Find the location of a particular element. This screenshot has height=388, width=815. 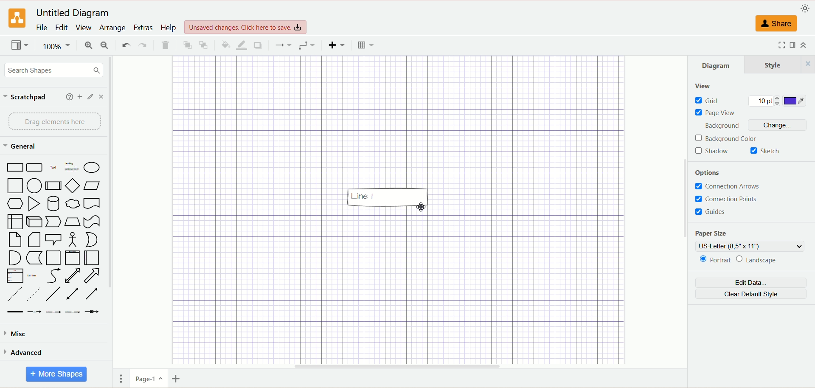

vertical scroll bar is located at coordinates (682, 212).